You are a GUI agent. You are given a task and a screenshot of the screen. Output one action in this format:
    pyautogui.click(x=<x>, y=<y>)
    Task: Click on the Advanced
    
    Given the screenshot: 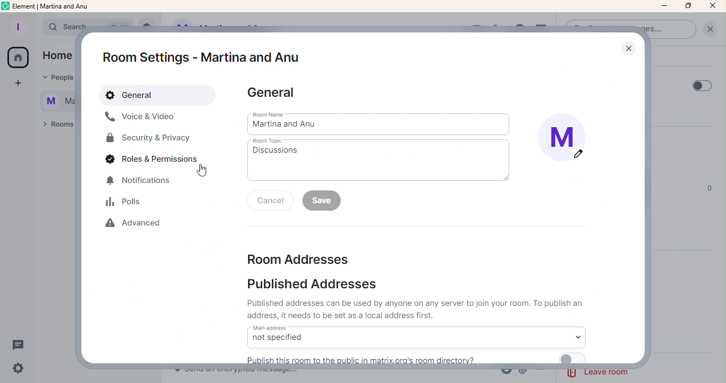 What is the action you would take?
    pyautogui.click(x=138, y=226)
    